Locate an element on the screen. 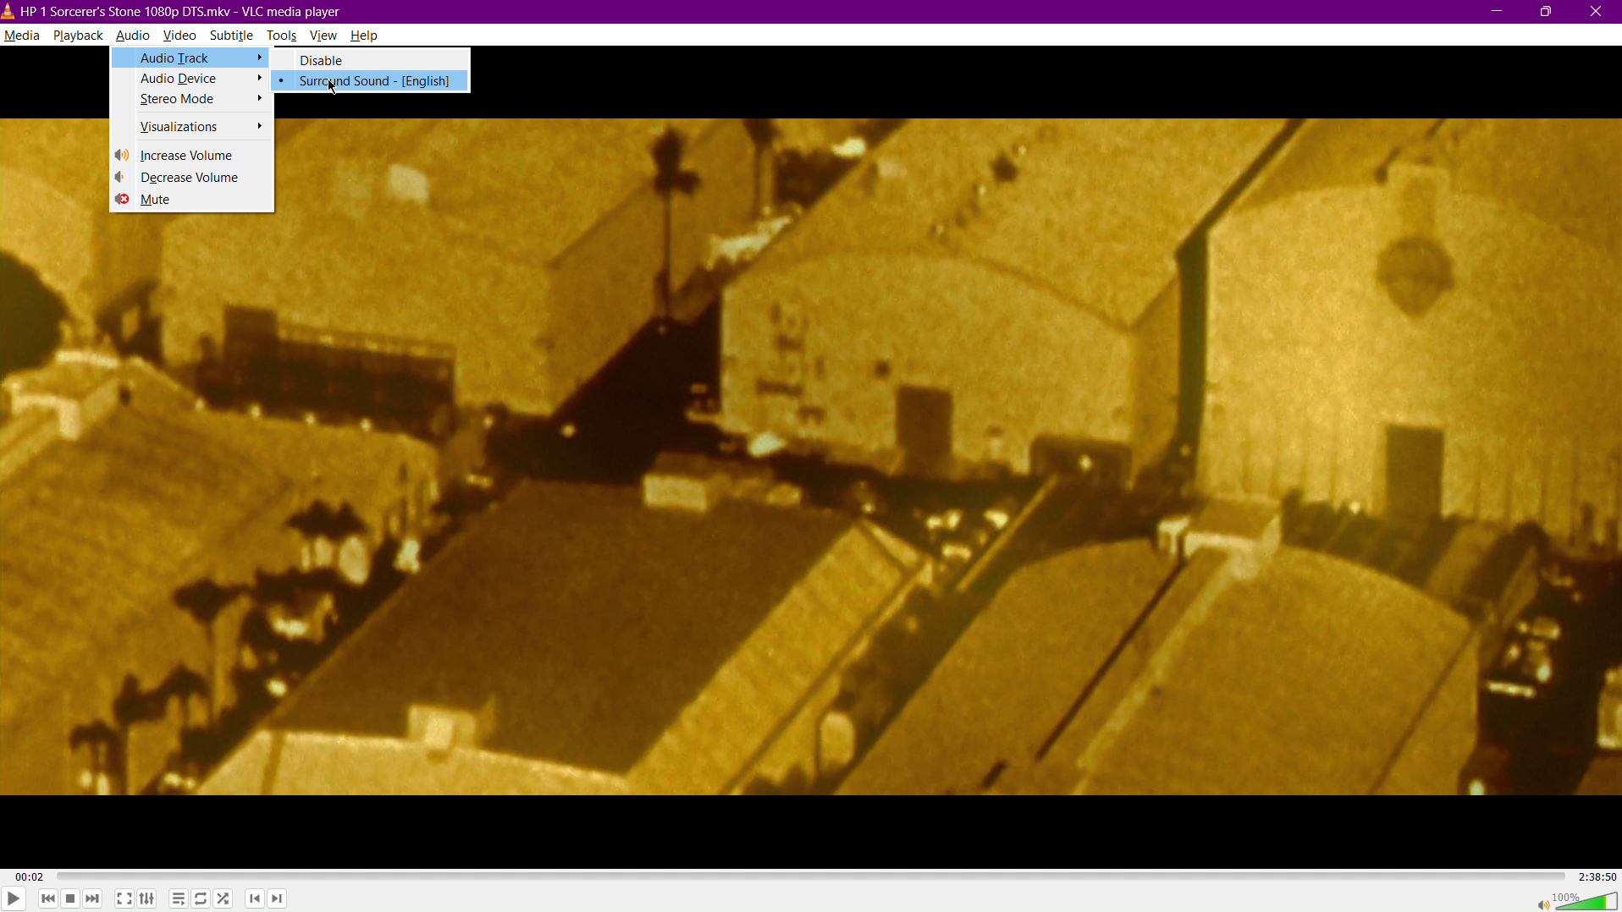 This screenshot has height=912, width=1622. Video is located at coordinates (182, 36).